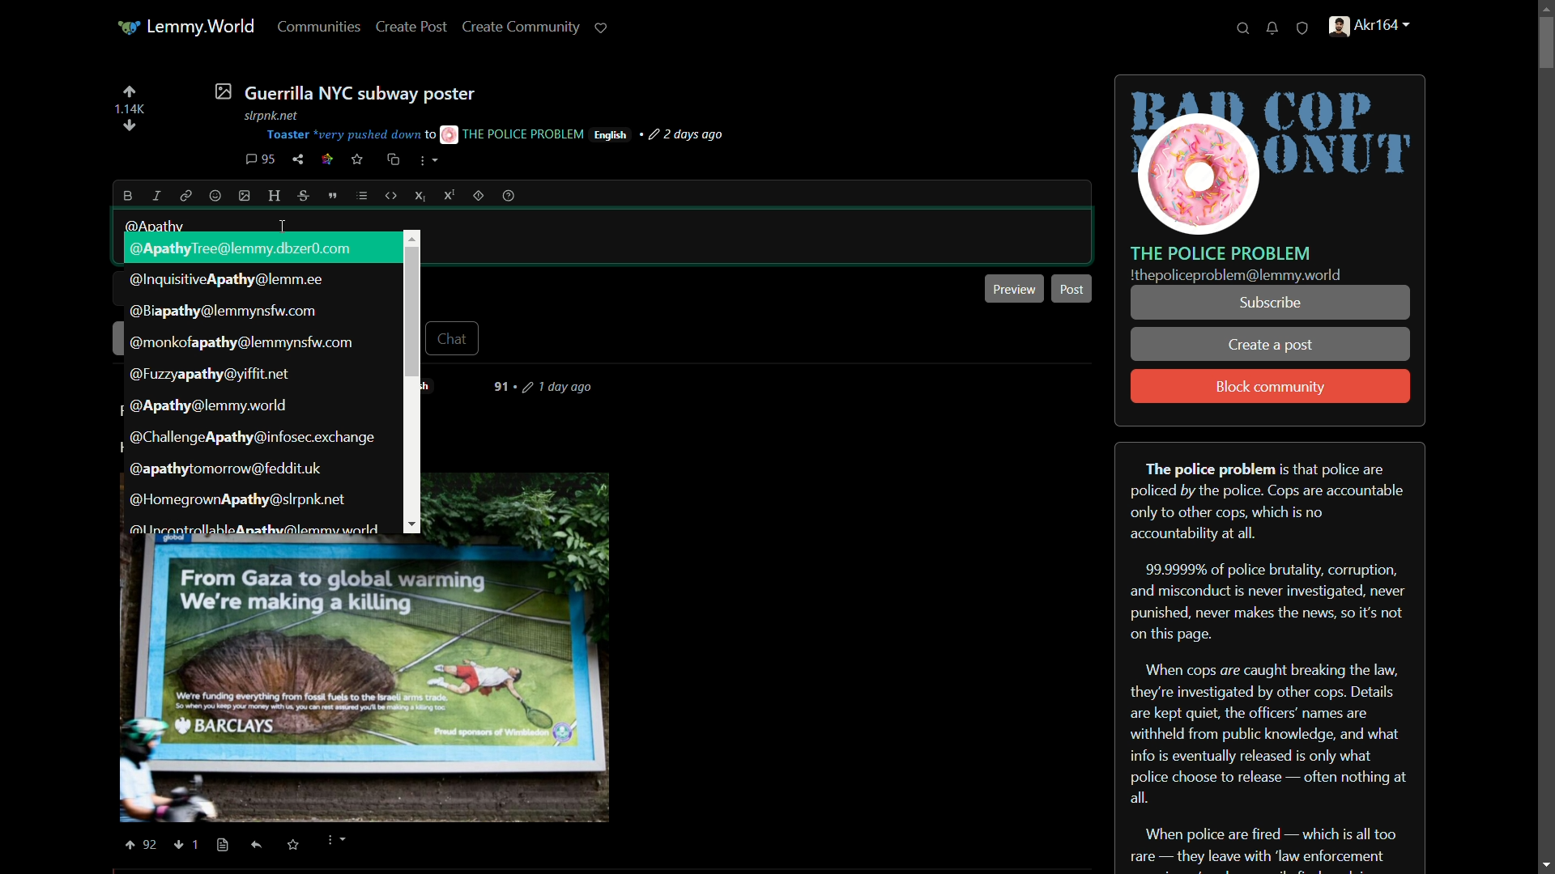  Describe the element at coordinates (688, 135) in the screenshot. I see `post-time` at that location.